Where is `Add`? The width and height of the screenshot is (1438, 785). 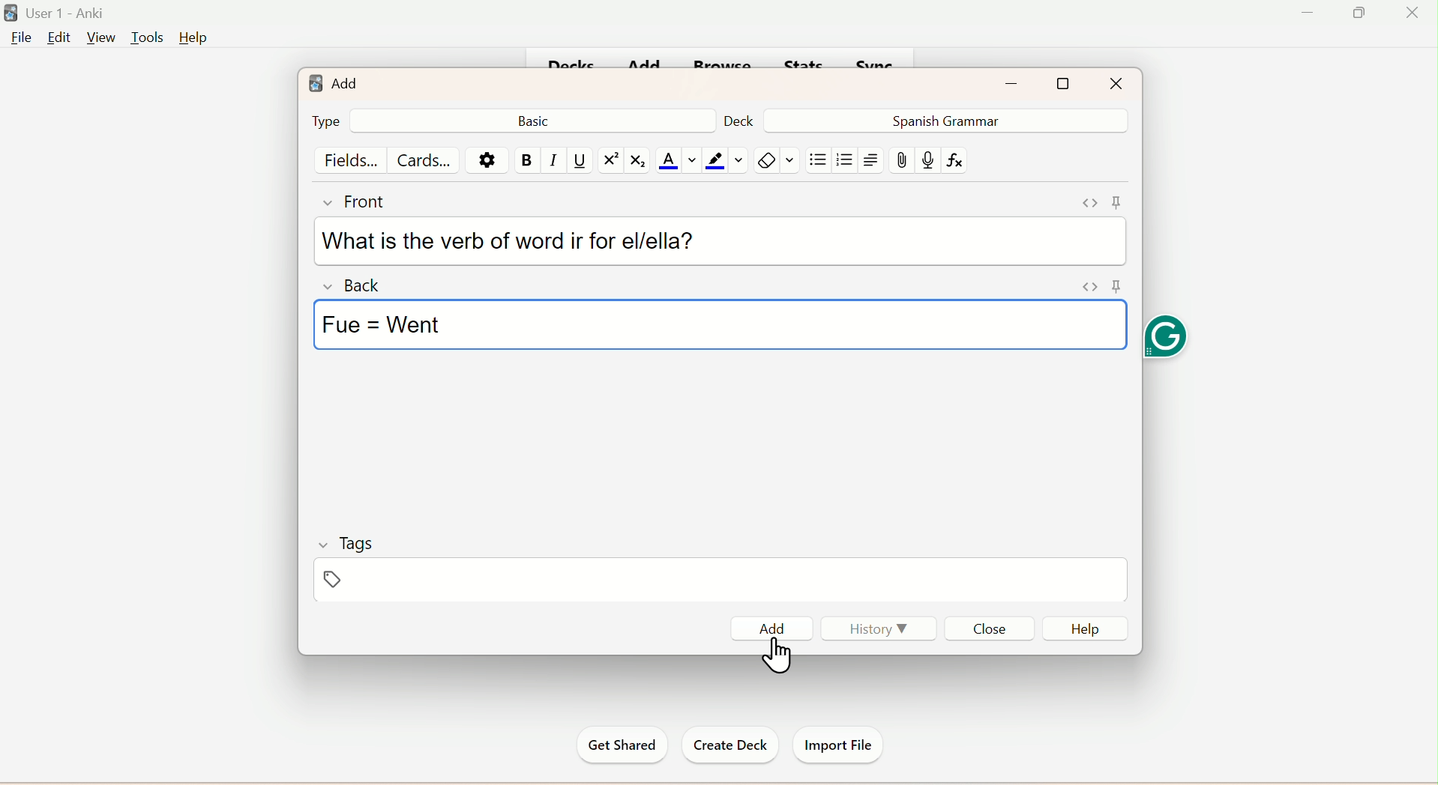 Add is located at coordinates (333, 79).